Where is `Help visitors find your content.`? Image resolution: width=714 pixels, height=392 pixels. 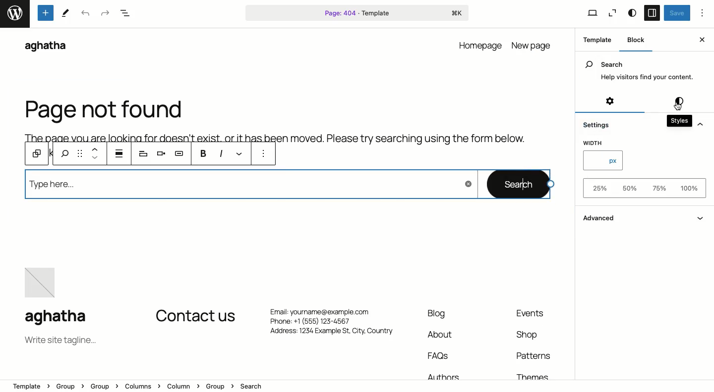
Help visitors find your content. is located at coordinates (646, 78).